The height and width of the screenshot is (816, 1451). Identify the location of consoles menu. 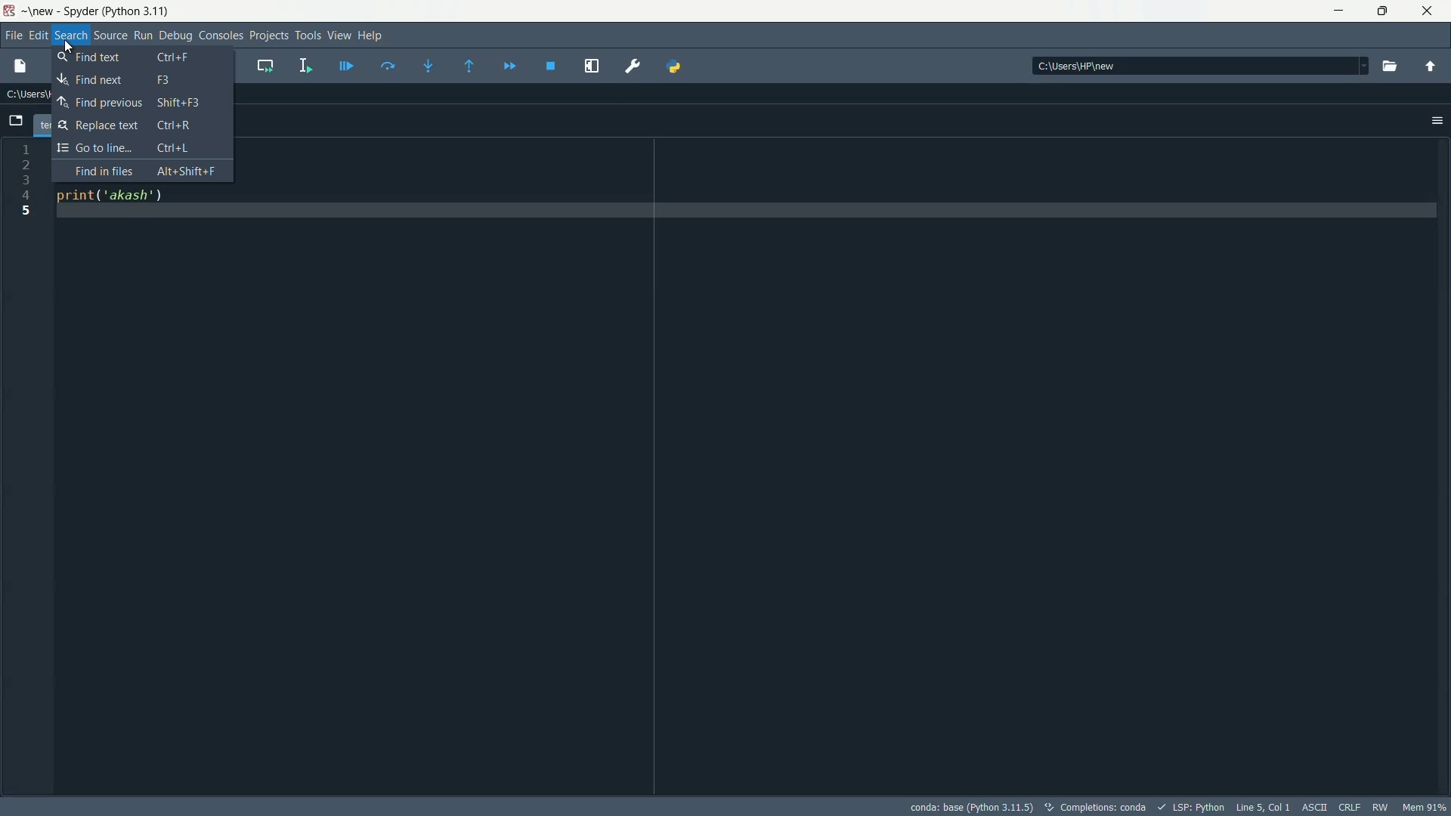
(218, 34).